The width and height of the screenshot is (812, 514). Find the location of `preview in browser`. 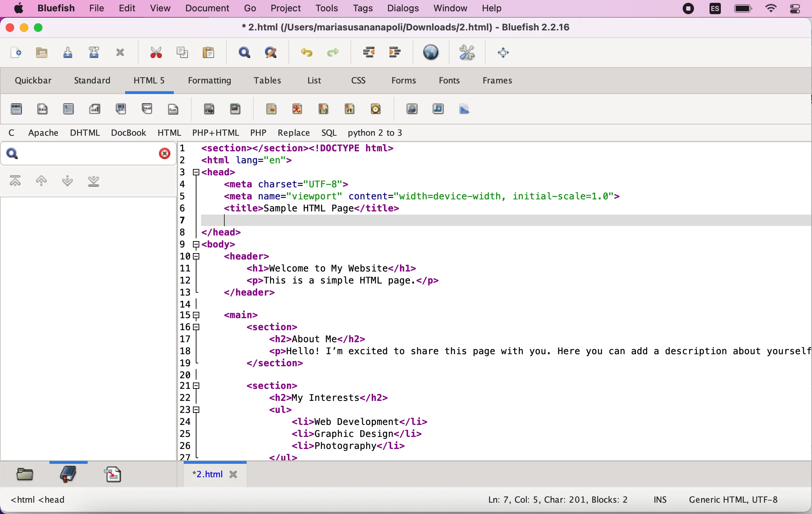

preview in browser is located at coordinates (432, 53).